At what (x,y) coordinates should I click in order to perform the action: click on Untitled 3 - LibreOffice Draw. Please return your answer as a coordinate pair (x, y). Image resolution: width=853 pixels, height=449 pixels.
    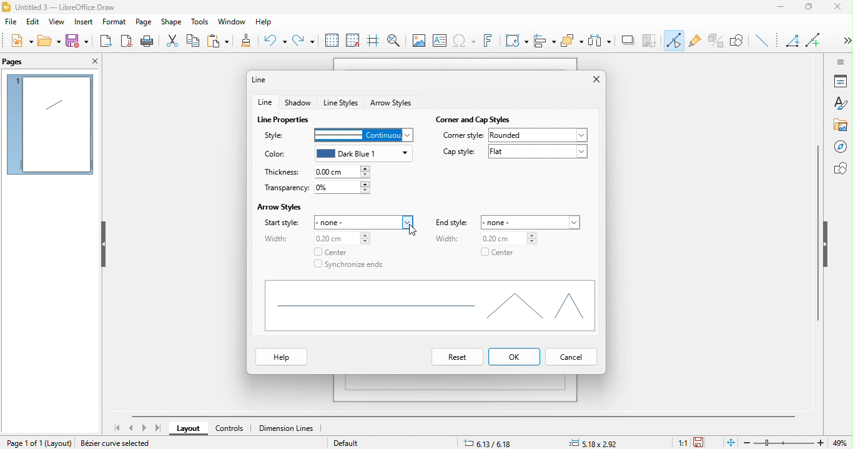
    Looking at the image, I should click on (60, 6).